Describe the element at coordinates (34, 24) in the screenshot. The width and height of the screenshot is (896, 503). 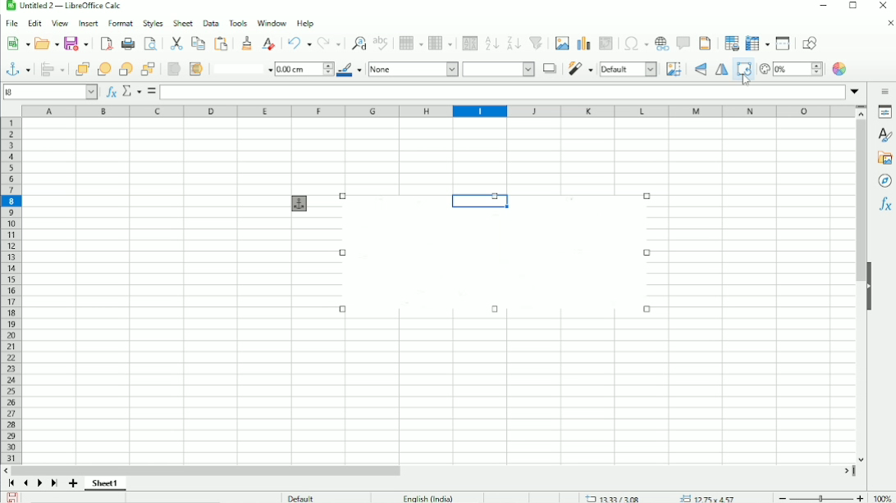
I see `Edit` at that location.